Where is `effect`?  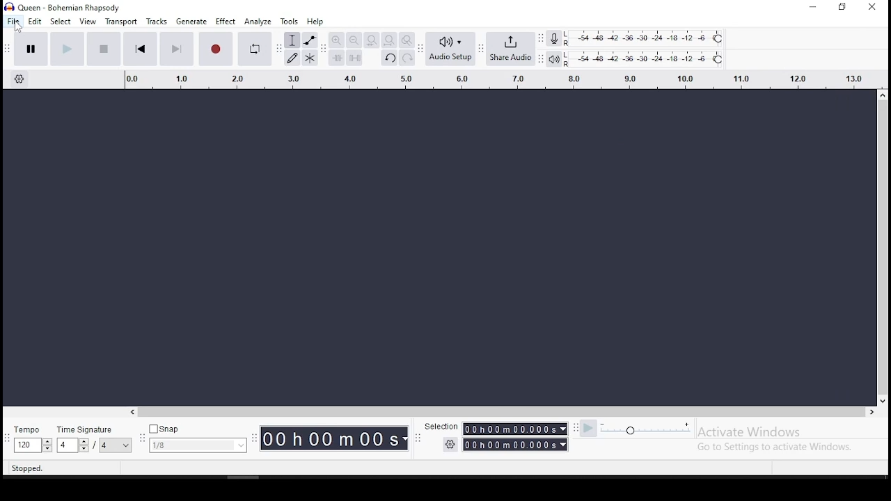
effect is located at coordinates (226, 22).